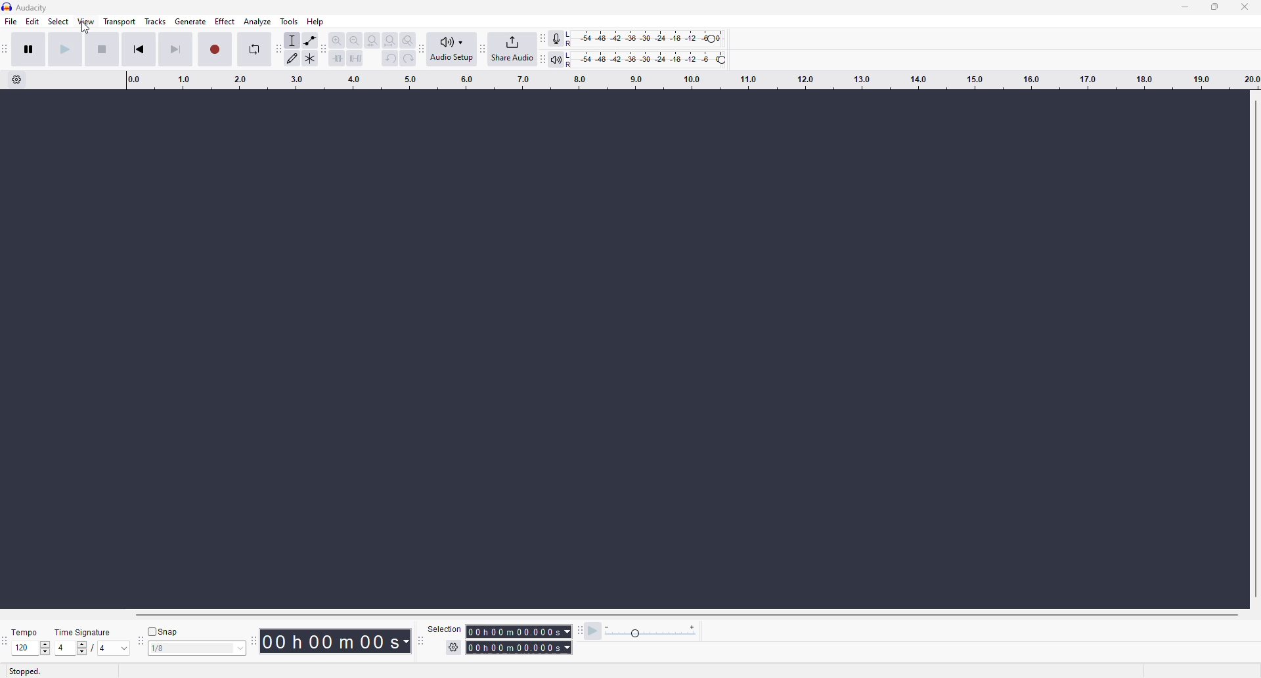 The width and height of the screenshot is (1261, 678). I want to click on values, so click(44, 648).